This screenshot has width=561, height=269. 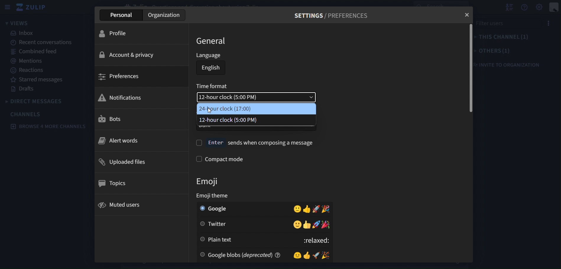 I want to click on starred messages, so click(x=40, y=80).